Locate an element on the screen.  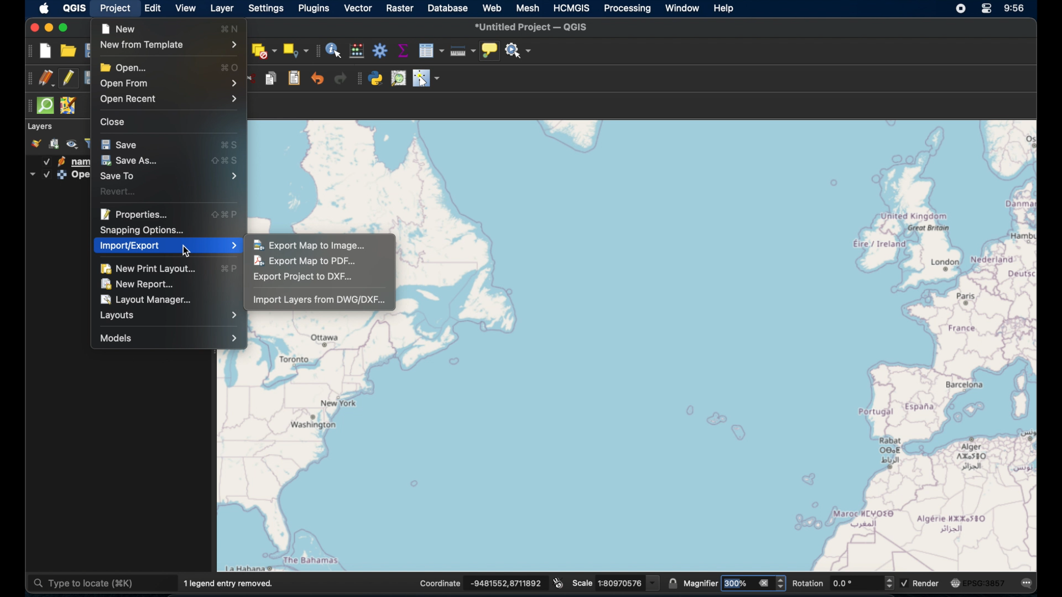
edit is located at coordinates (153, 8).